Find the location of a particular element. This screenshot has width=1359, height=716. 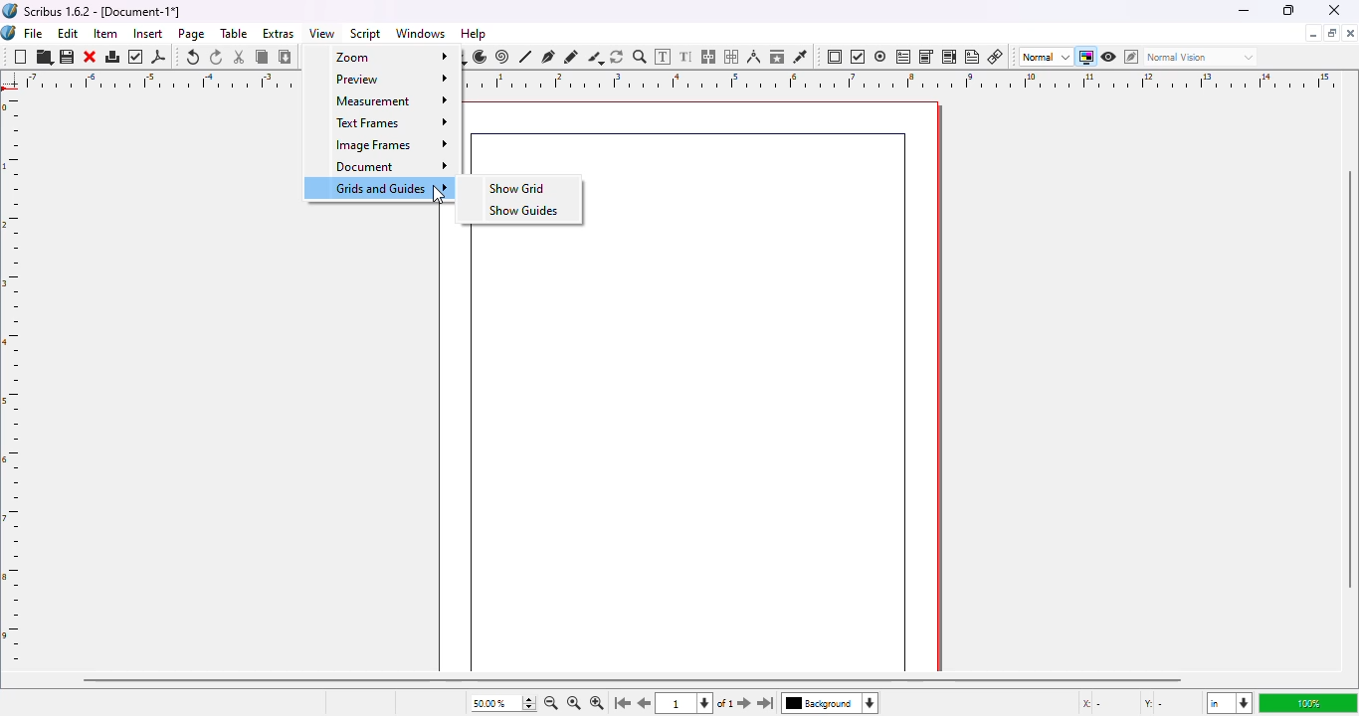

zoom in and out is located at coordinates (527, 703).